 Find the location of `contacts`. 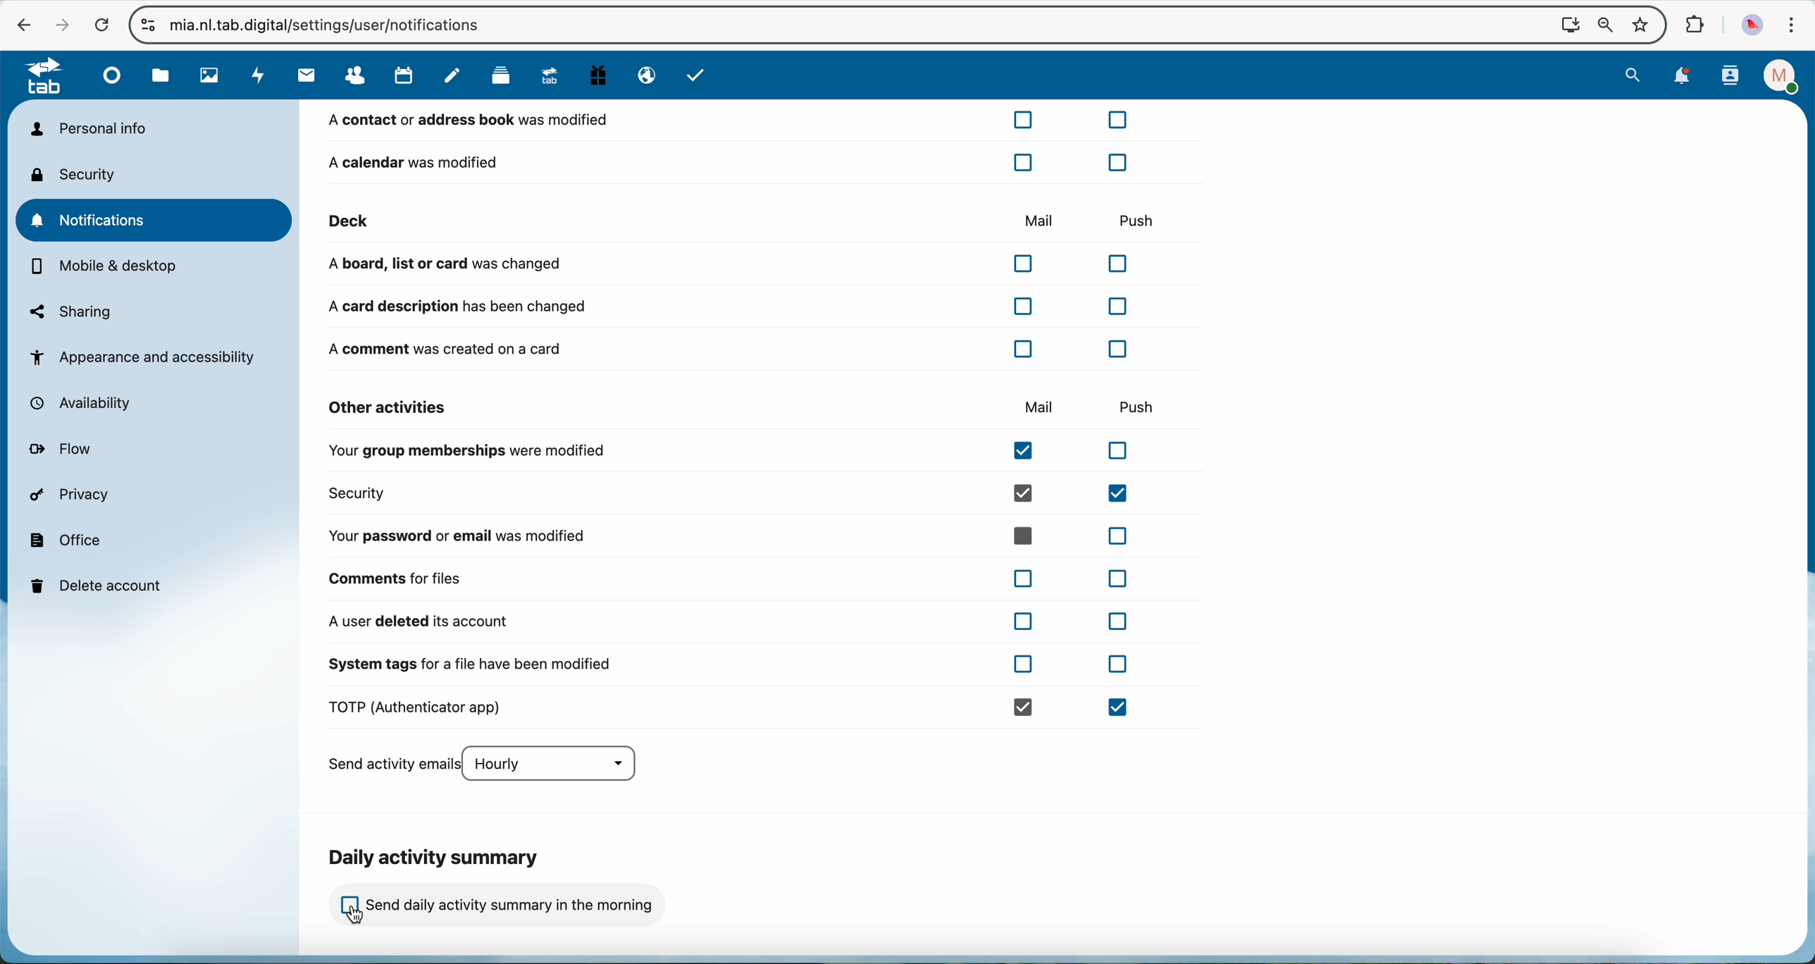

contacts is located at coordinates (1730, 77).